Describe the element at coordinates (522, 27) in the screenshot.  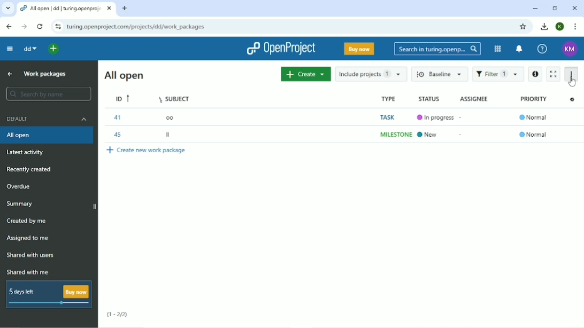
I see `Bookmark this tab` at that location.